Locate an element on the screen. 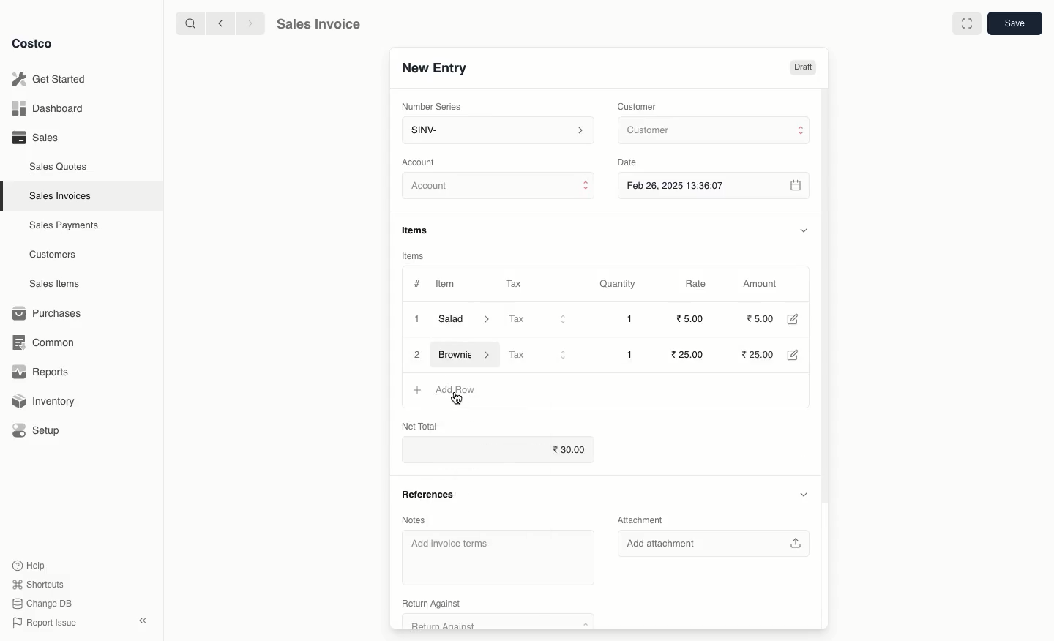  Sales Payments. is located at coordinates (65, 227).